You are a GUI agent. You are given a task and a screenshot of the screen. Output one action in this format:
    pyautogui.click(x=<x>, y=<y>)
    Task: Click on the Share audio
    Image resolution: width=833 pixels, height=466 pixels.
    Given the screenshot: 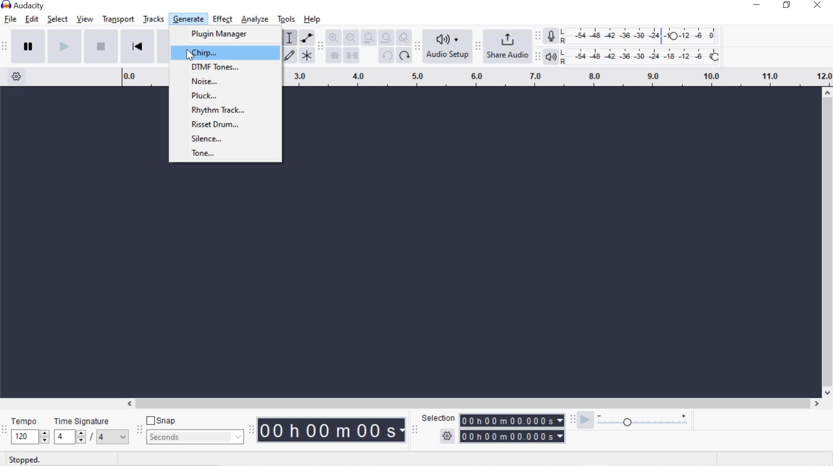 What is the action you would take?
    pyautogui.click(x=507, y=46)
    